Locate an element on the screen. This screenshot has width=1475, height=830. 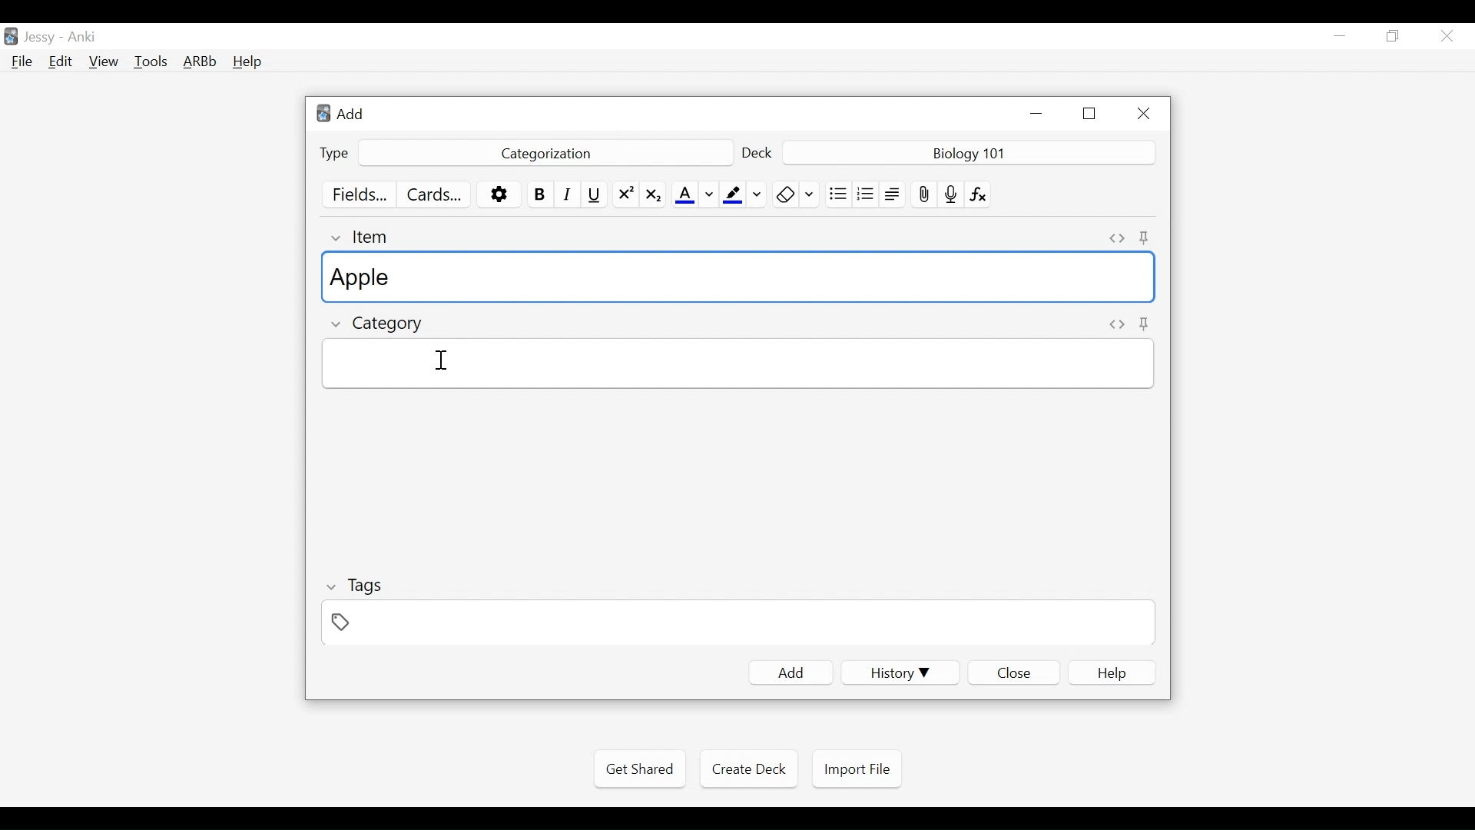
Add is located at coordinates (350, 113).